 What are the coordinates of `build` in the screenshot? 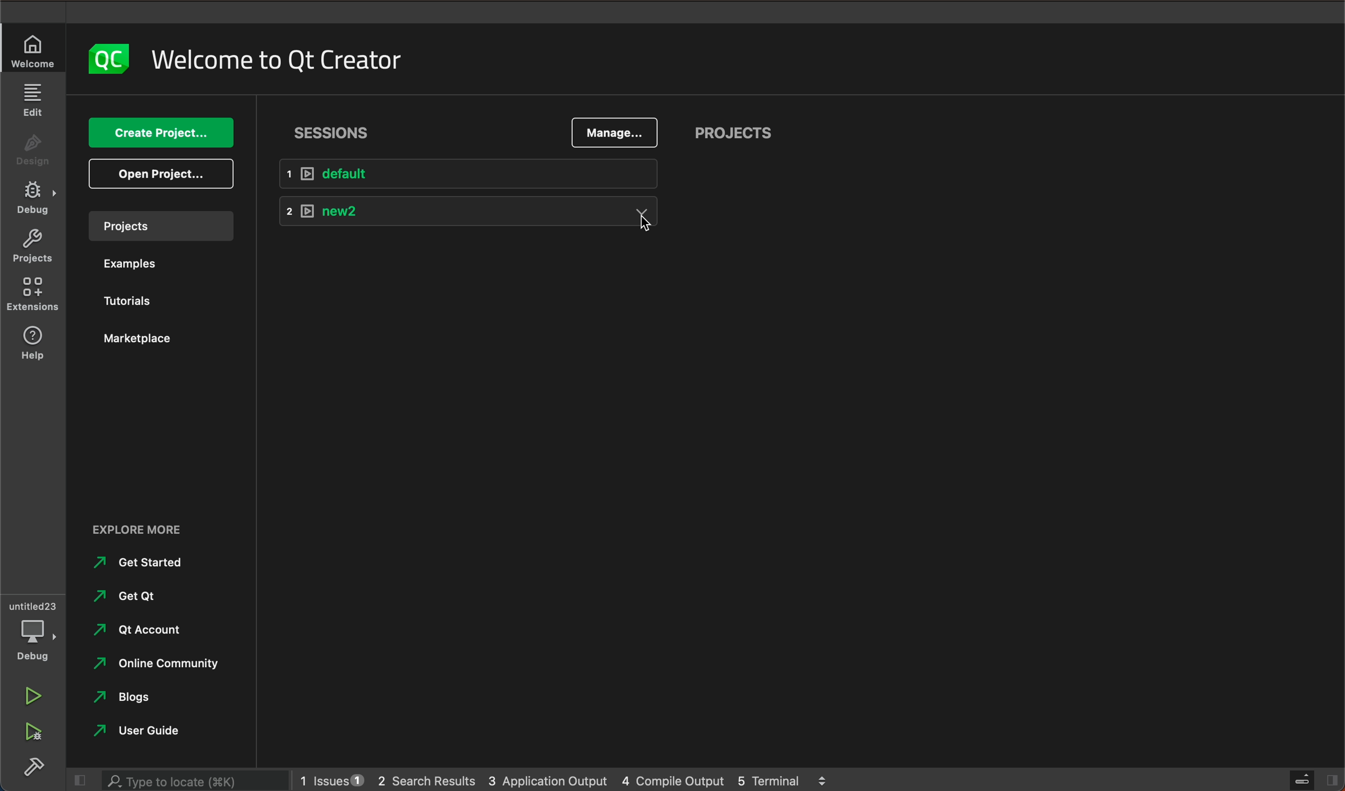 It's located at (31, 766).